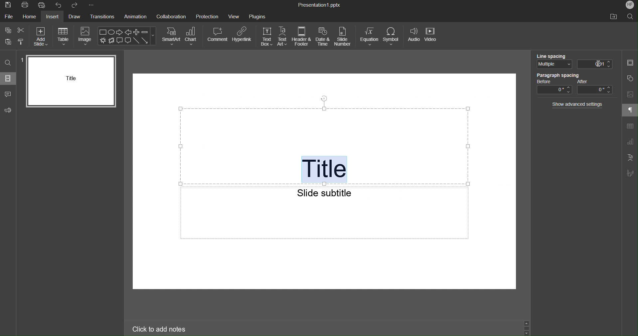 This screenshot has height=336, width=638. I want to click on TextBox, so click(267, 36).